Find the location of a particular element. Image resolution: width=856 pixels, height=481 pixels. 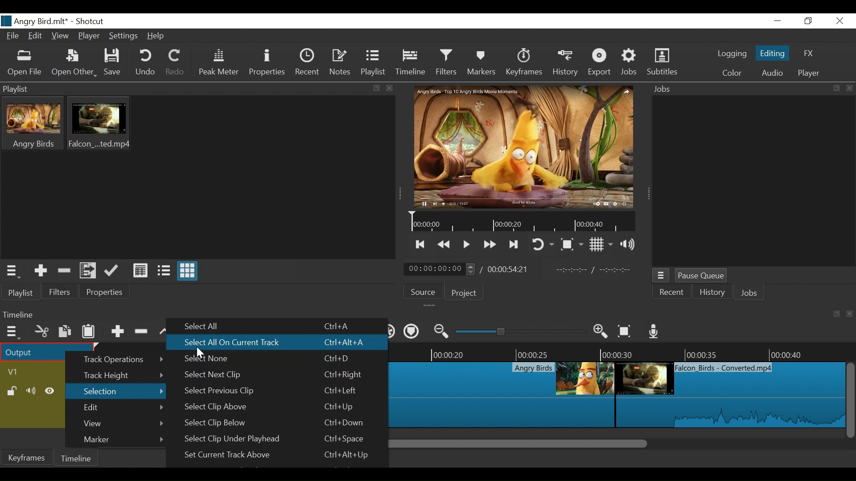

Open File is located at coordinates (25, 63).